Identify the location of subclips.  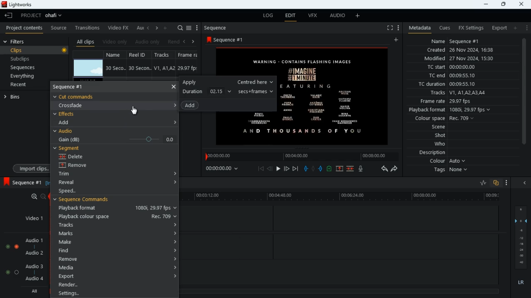
(21, 60).